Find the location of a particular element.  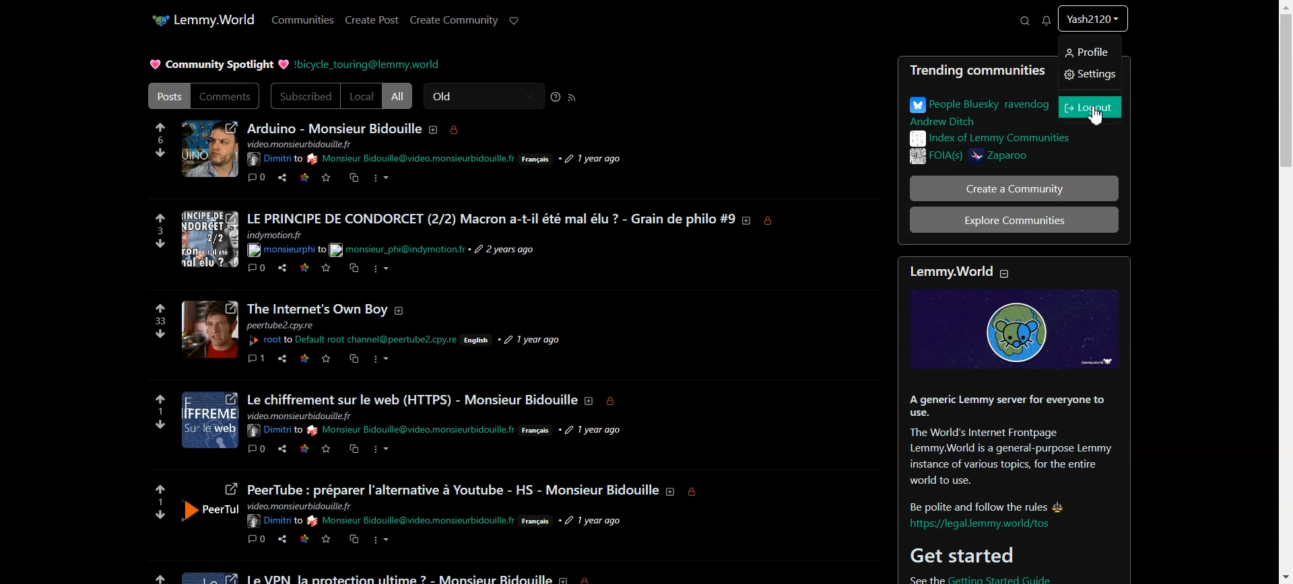

hyperlink is located at coordinates (411, 431).